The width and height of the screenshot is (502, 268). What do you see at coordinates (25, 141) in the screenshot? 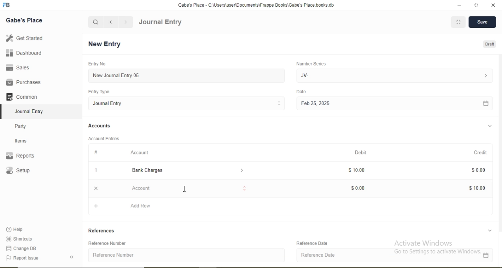
I see `Items` at bounding box center [25, 141].